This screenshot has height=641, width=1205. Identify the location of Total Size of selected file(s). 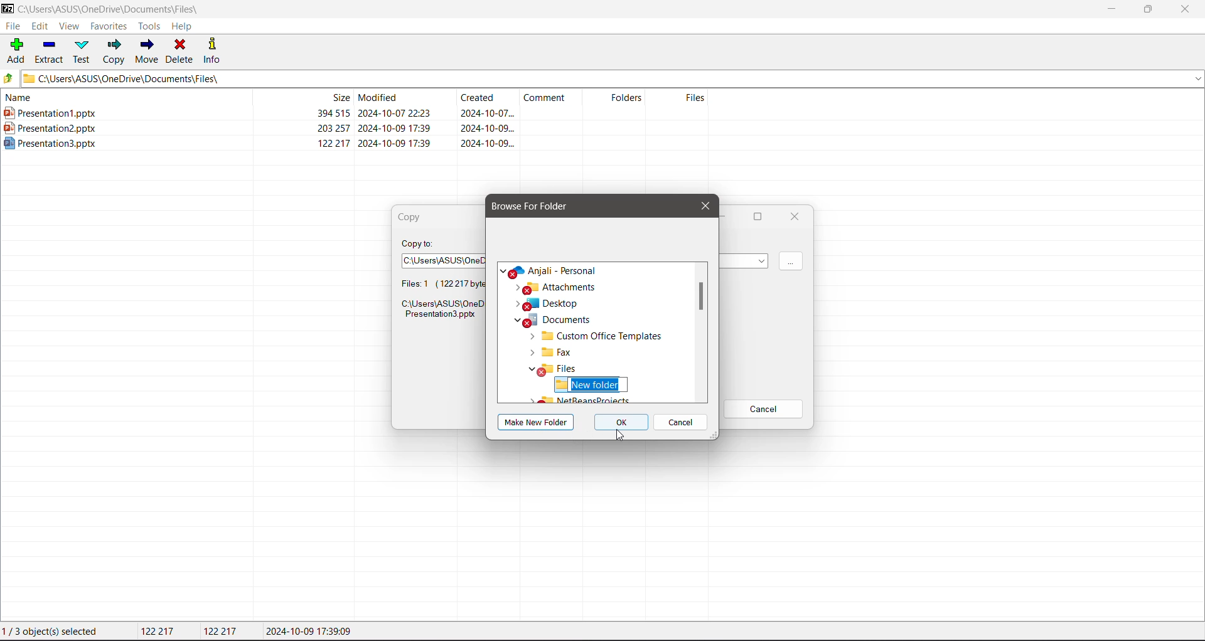
(160, 632).